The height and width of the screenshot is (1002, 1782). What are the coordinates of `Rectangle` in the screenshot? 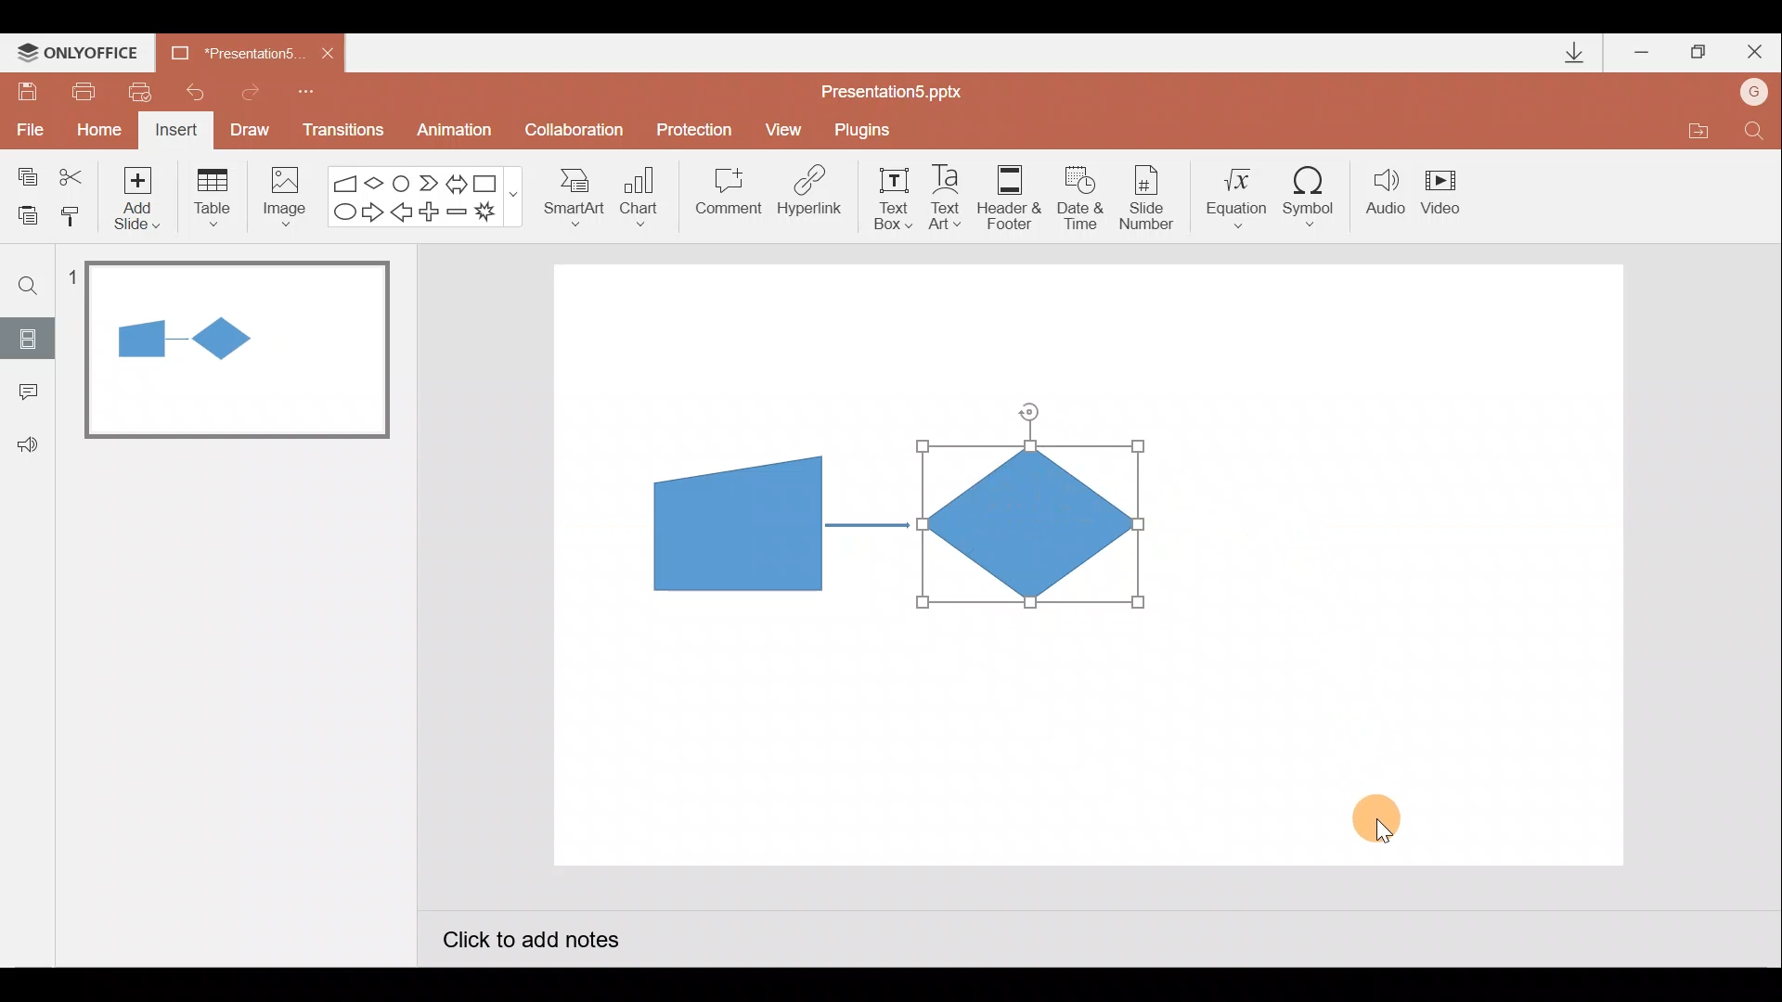 It's located at (490, 182).